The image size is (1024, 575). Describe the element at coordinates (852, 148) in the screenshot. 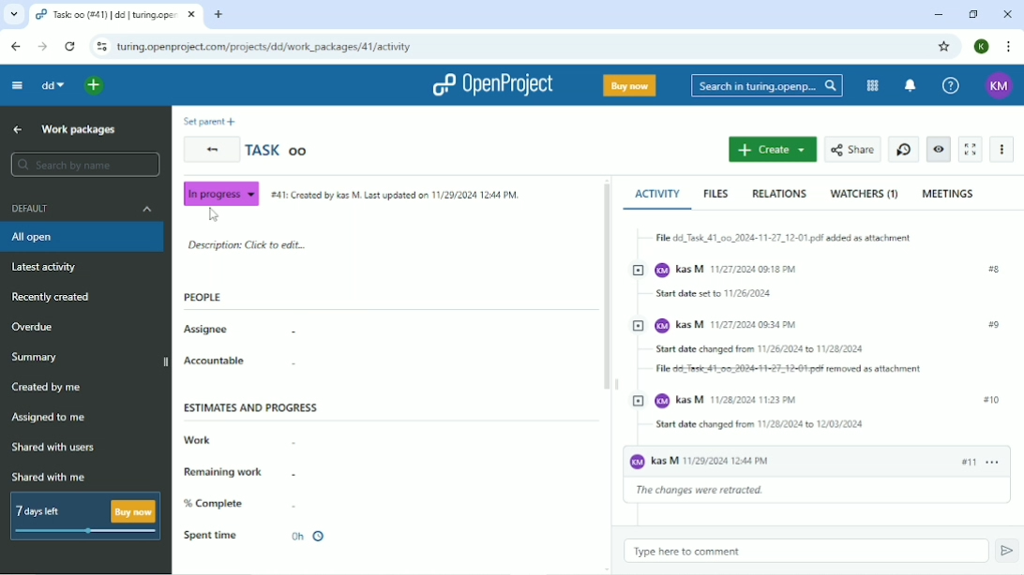

I see `Share` at that location.